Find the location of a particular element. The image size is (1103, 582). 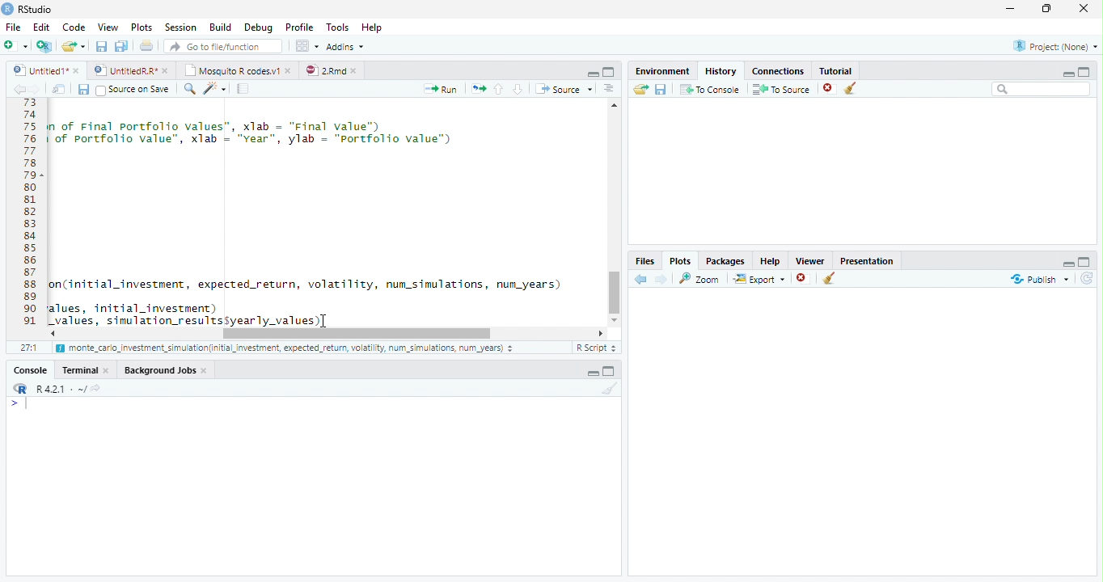

Code is located at coordinates (325, 213).